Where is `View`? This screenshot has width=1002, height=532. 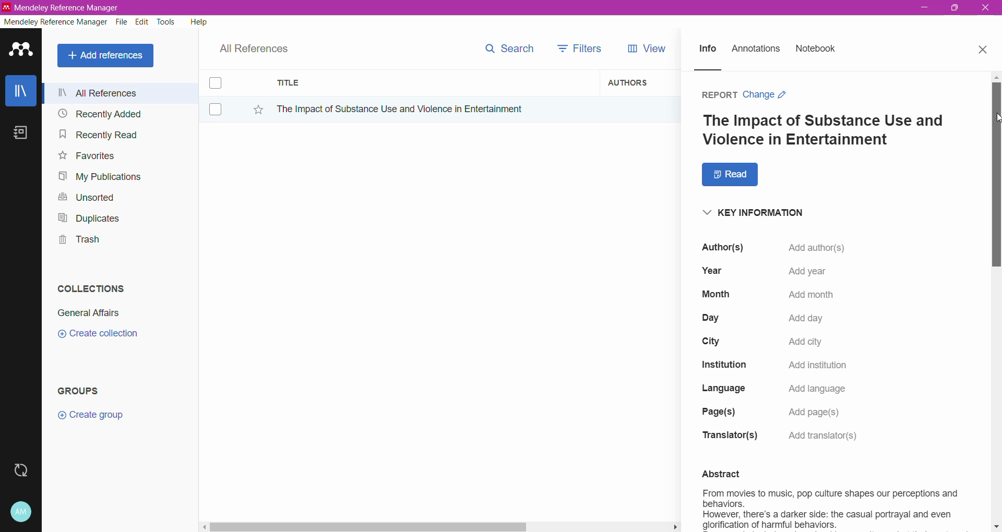
View is located at coordinates (642, 49).